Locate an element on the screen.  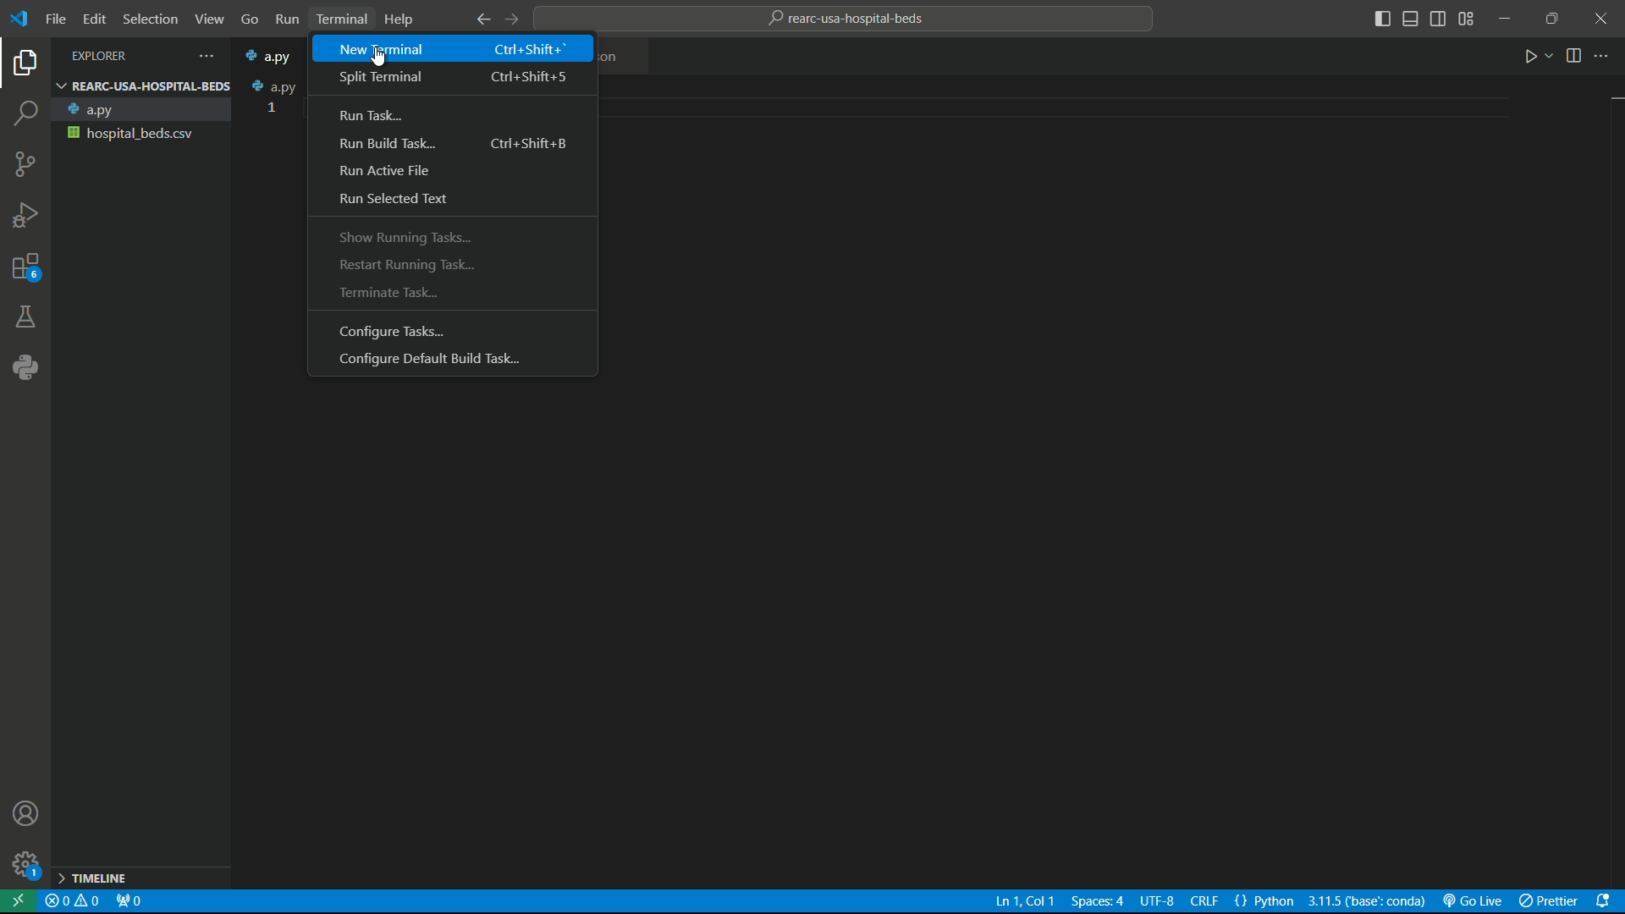
extensions is located at coordinates (24, 265).